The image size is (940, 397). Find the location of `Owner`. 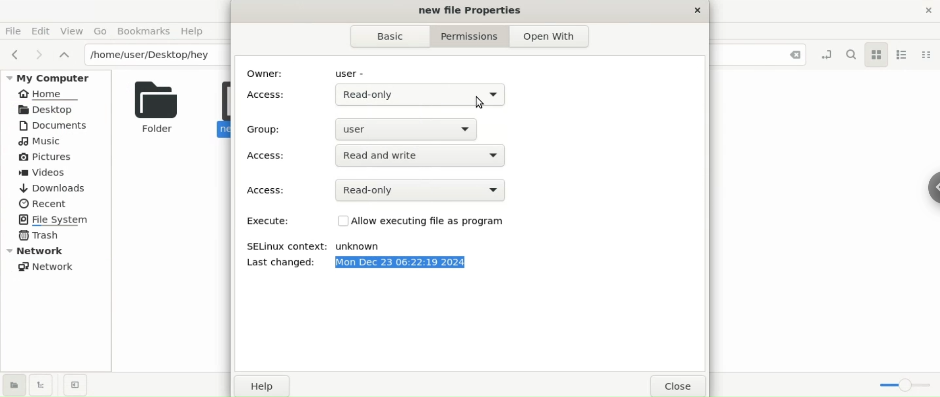

Owner is located at coordinates (268, 73).